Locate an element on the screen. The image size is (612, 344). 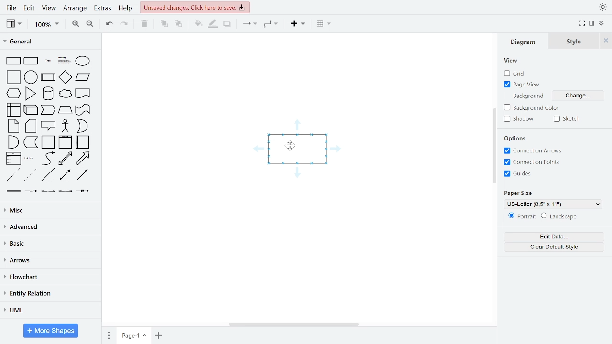
hexagon is located at coordinates (13, 93).